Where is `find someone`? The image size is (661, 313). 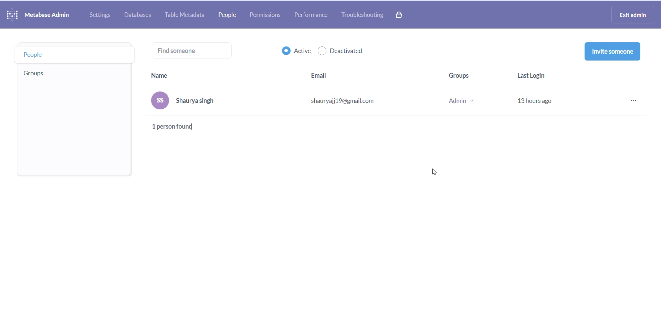
find someone is located at coordinates (180, 52).